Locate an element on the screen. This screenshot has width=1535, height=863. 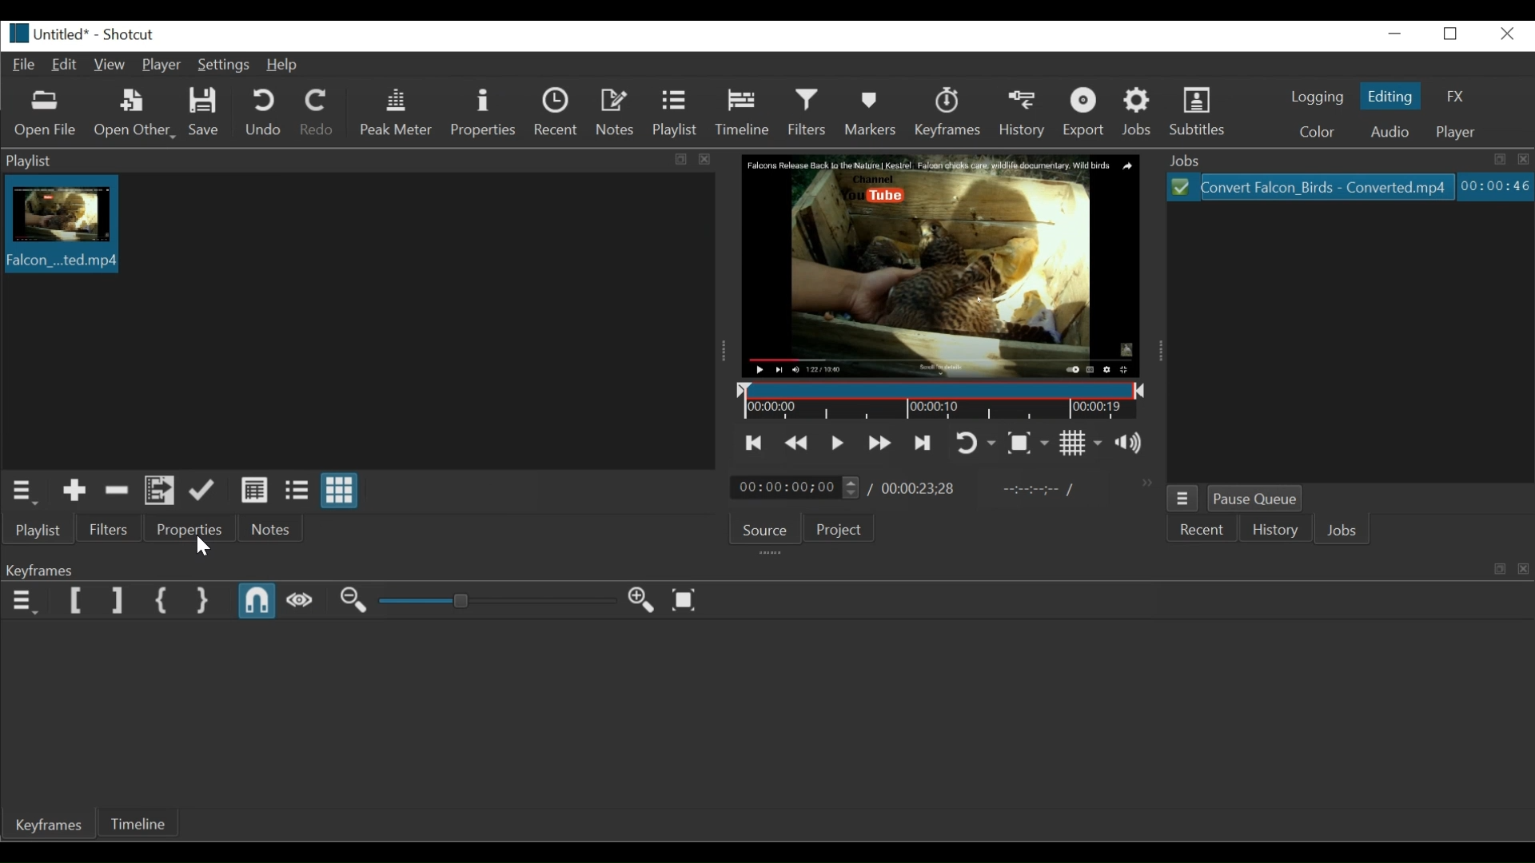
View as icons is located at coordinates (339, 491).